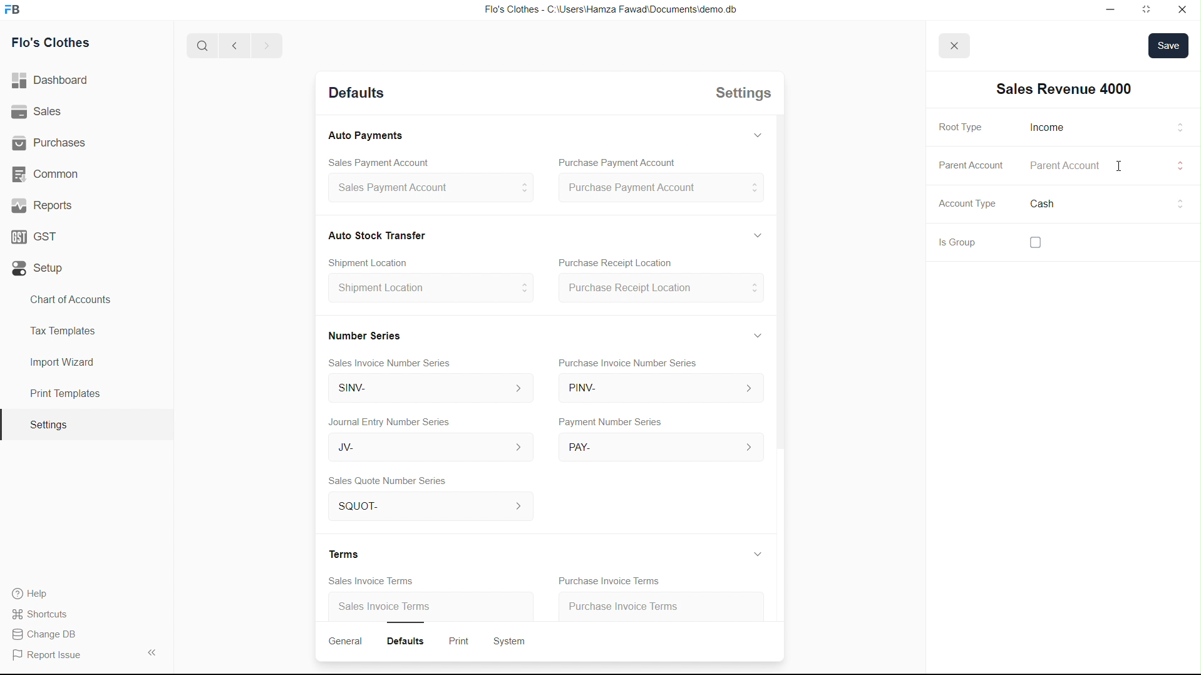 This screenshot has height=675, width=1201. What do you see at coordinates (740, 96) in the screenshot?
I see `Settings` at bounding box center [740, 96].